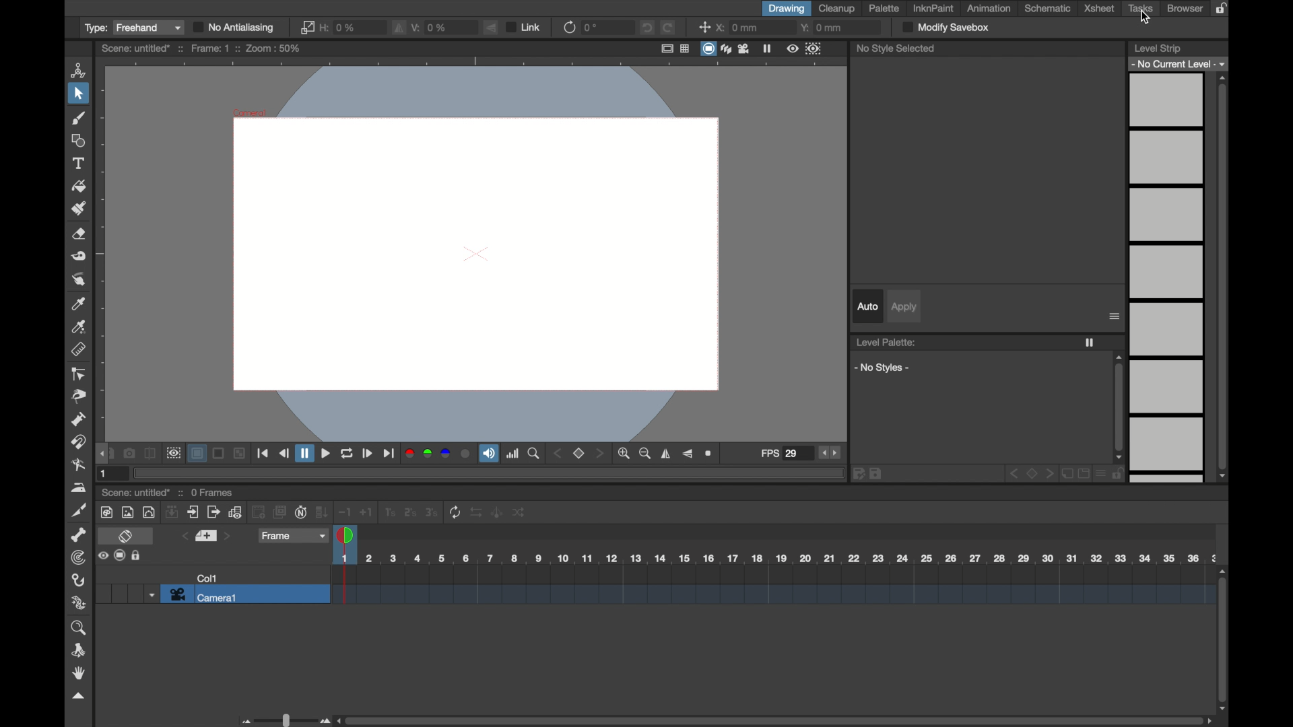 This screenshot has height=727, width=1293. Describe the element at coordinates (685, 48) in the screenshot. I see `Field guide` at that location.